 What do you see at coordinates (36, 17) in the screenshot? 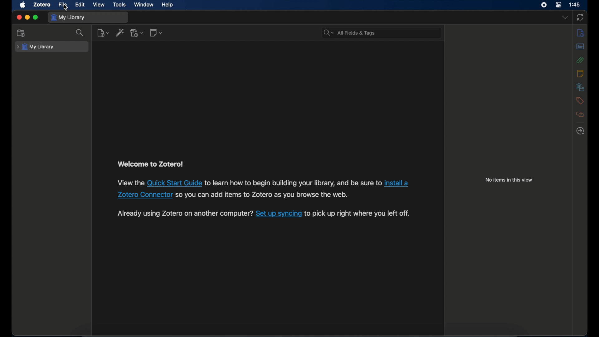
I see `maximize` at bounding box center [36, 17].